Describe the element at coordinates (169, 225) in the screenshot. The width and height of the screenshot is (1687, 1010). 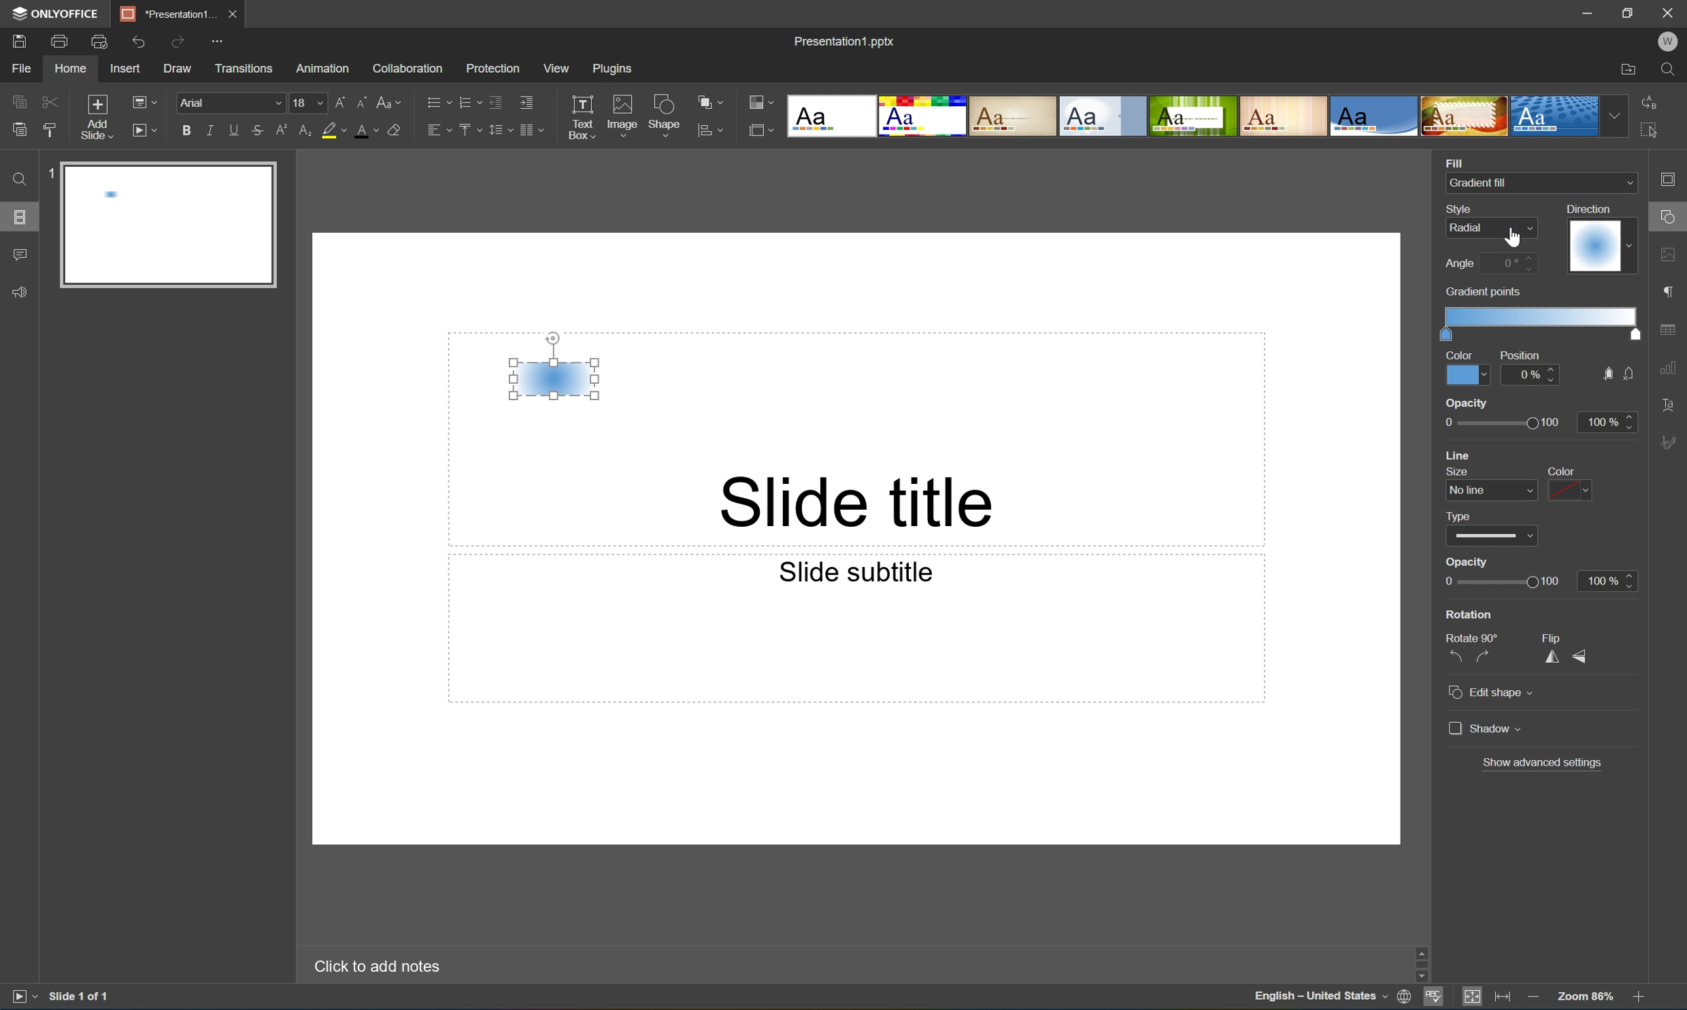
I see `Slide` at that location.